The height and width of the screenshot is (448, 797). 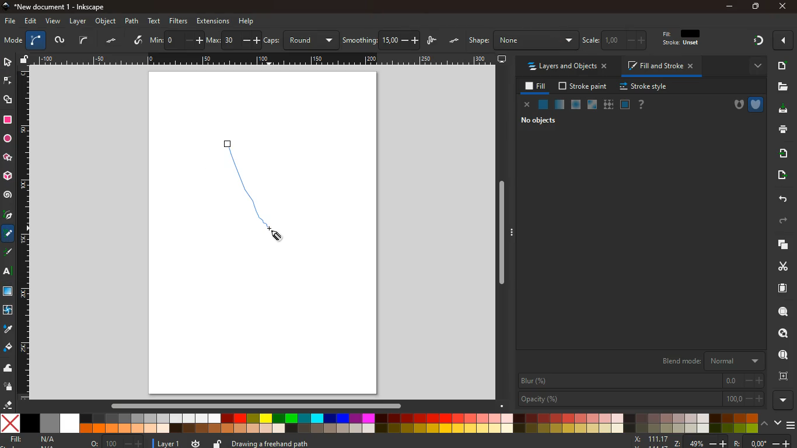 What do you see at coordinates (179, 21) in the screenshot?
I see `filters` at bounding box center [179, 21].